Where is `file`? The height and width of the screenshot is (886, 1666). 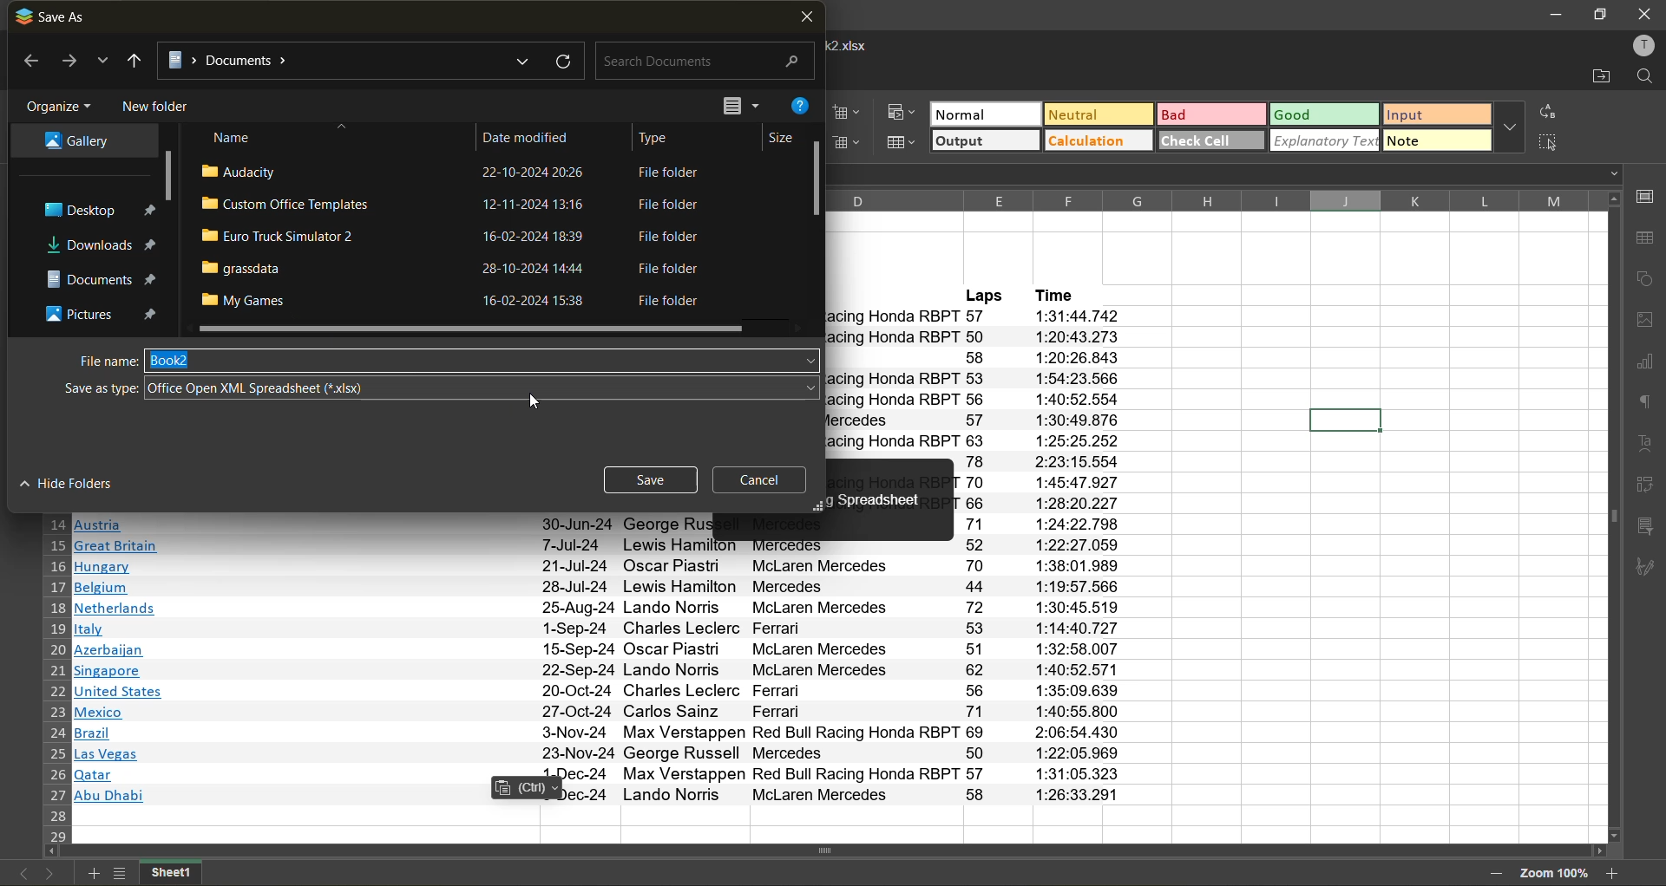 file is located at coordinates (457, 269).